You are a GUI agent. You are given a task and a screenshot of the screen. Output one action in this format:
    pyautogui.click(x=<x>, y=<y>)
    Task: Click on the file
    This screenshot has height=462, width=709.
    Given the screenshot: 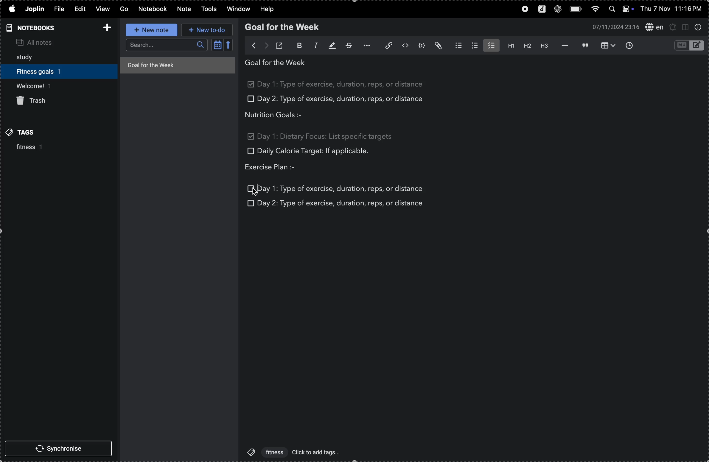 What is the action you would take?
    pyautogui.click(x=61, y=9)
    